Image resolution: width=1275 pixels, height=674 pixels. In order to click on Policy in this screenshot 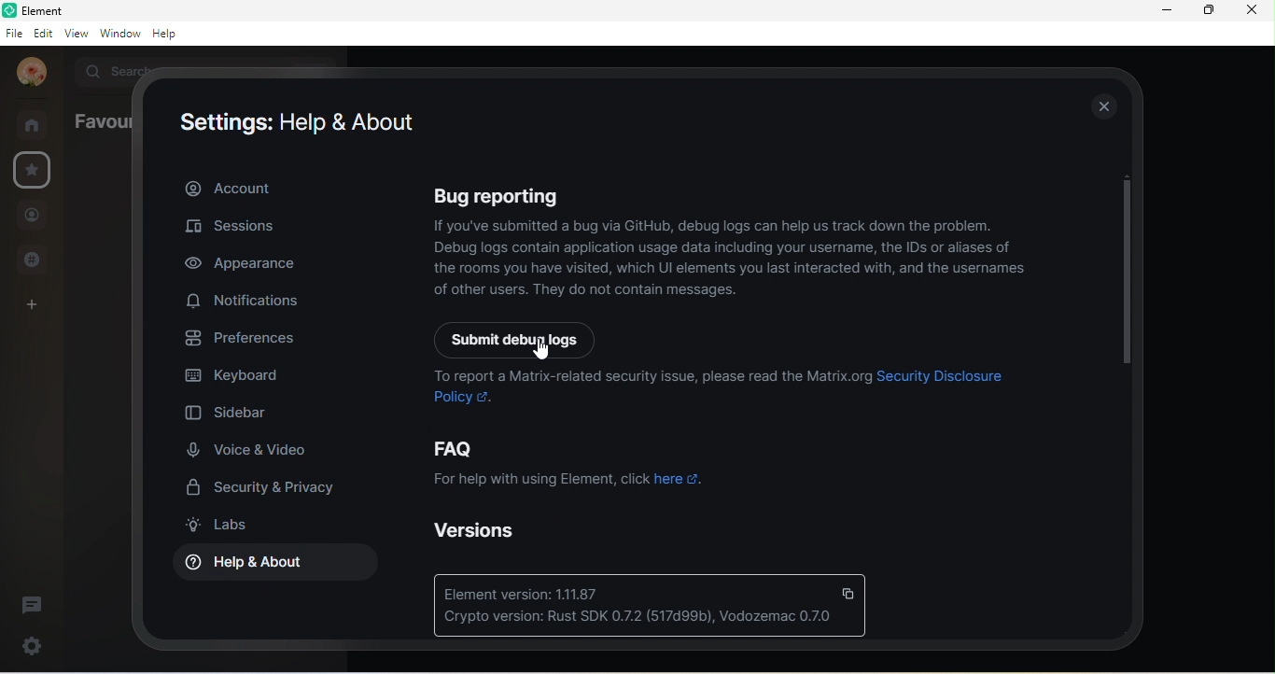, I will do `click(461, 398)`.